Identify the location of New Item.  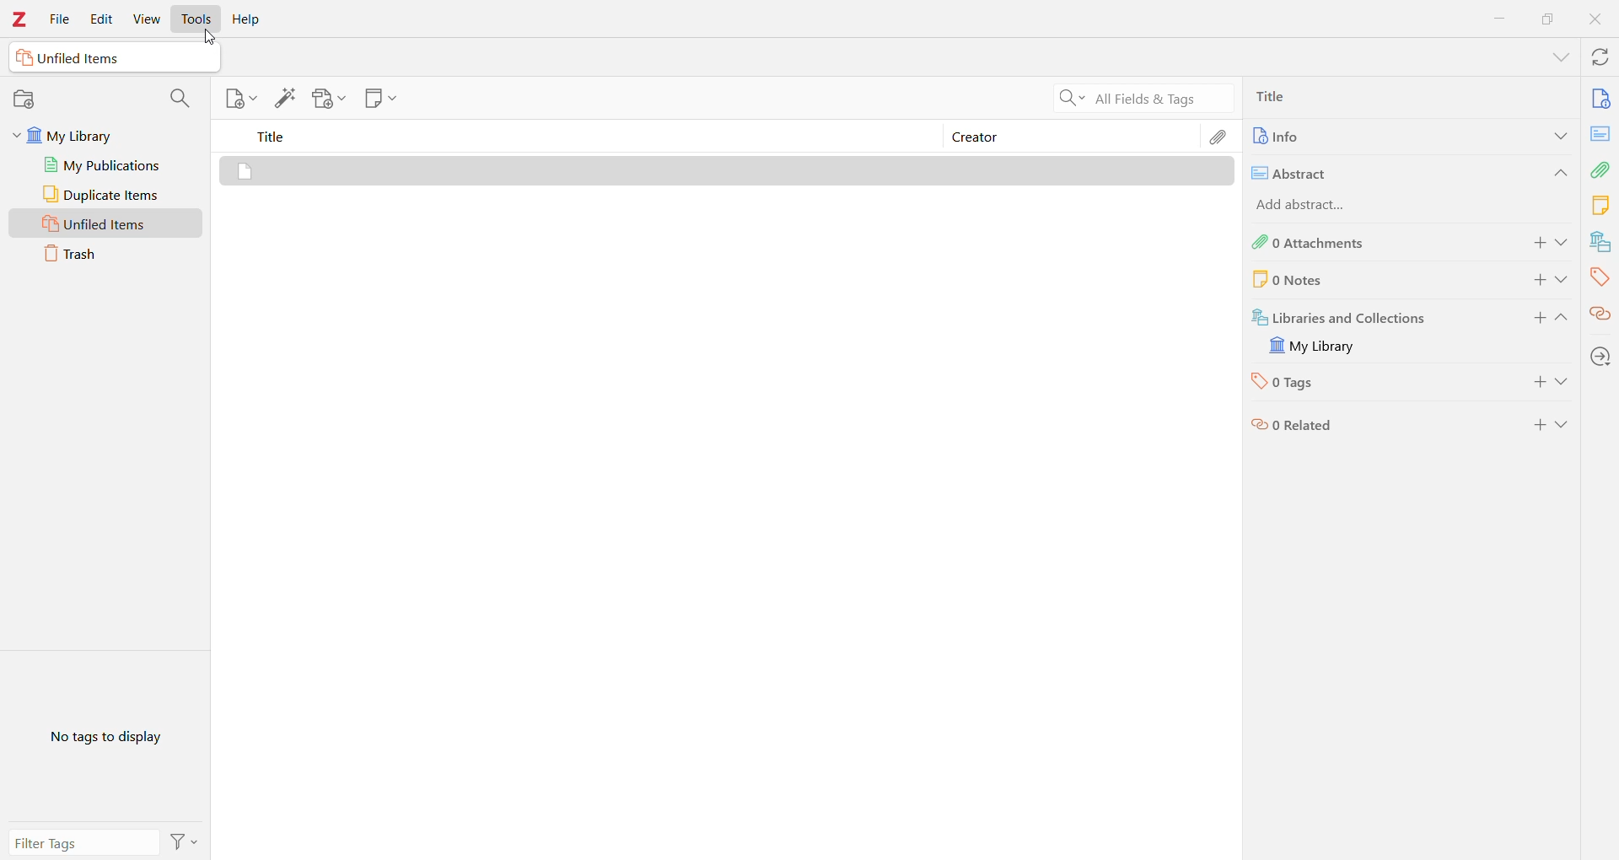
(239, 99).